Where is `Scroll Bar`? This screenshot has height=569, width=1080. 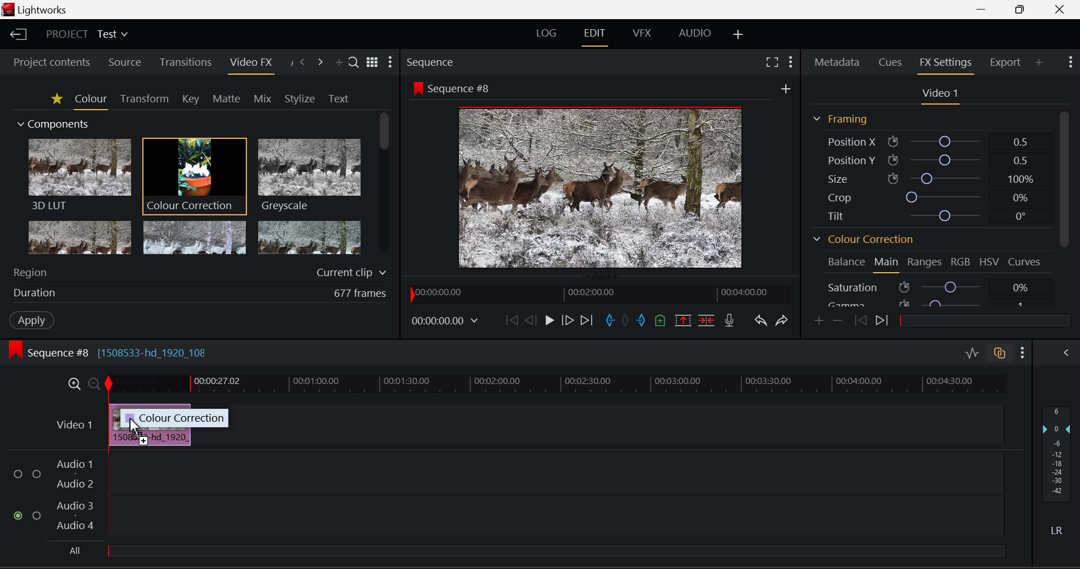
Scroll Bar is located at coordinates (385, 187).